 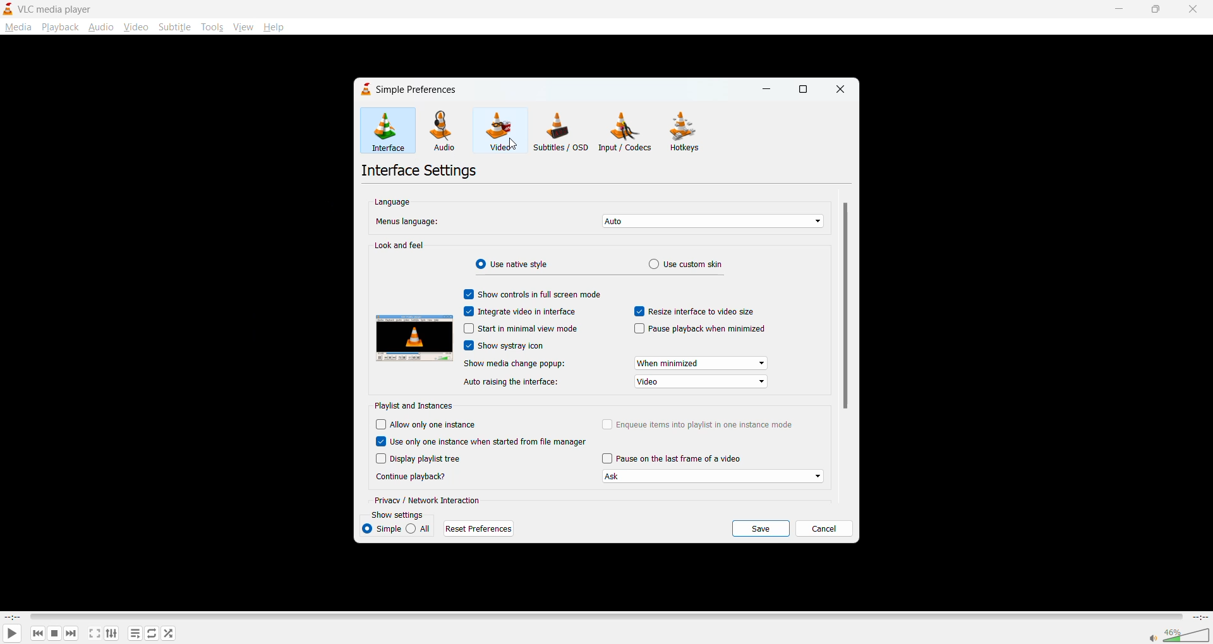 What do you see at coordinates (13, 616) in the screenshot?
I see `current track time` at bounding box center [13, 616].